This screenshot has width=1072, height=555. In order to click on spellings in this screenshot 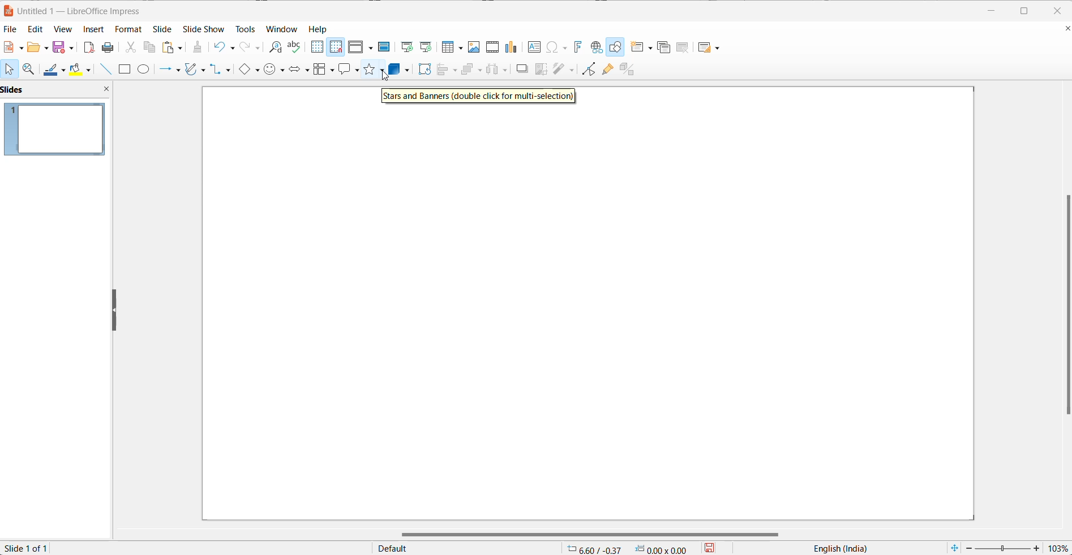, I will do `click(295, 47)`.